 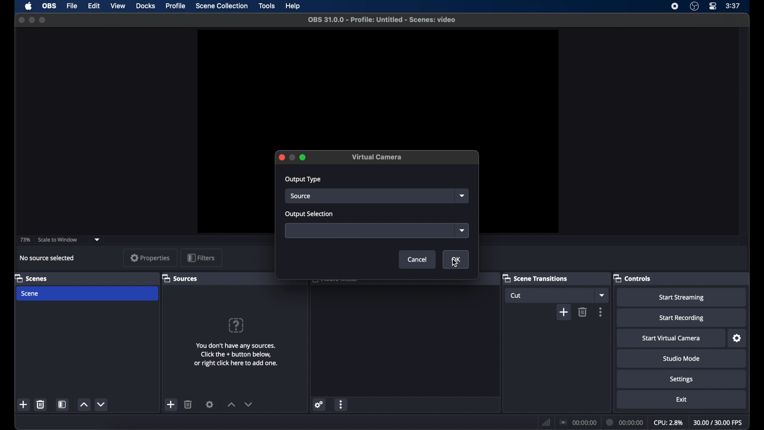 What do you see at coordinates (189, 404) in the screenshot?
I see `delete` at bounding box center [189, 404].